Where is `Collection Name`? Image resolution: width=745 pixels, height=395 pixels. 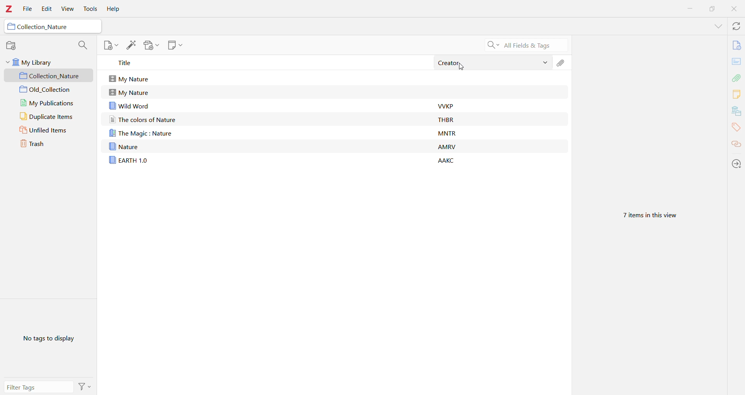
Collection Name is located at coordinates (53, 26).